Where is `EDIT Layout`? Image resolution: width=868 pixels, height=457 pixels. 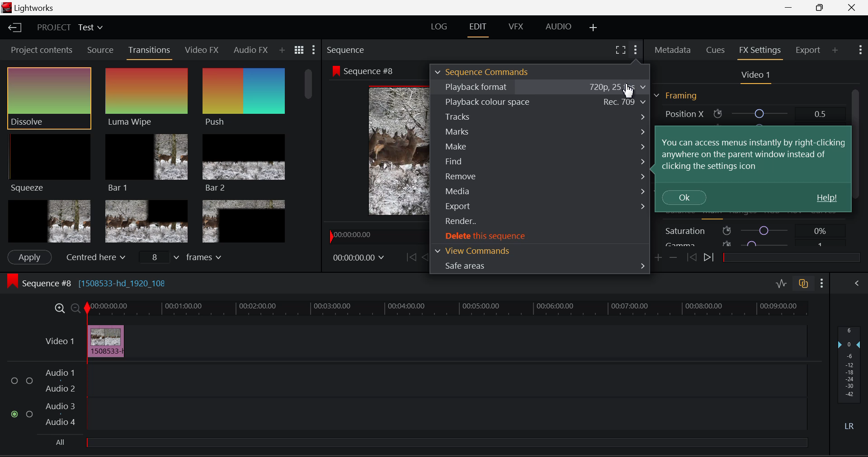 EDIT Layout is located at coordinates (478, 29).